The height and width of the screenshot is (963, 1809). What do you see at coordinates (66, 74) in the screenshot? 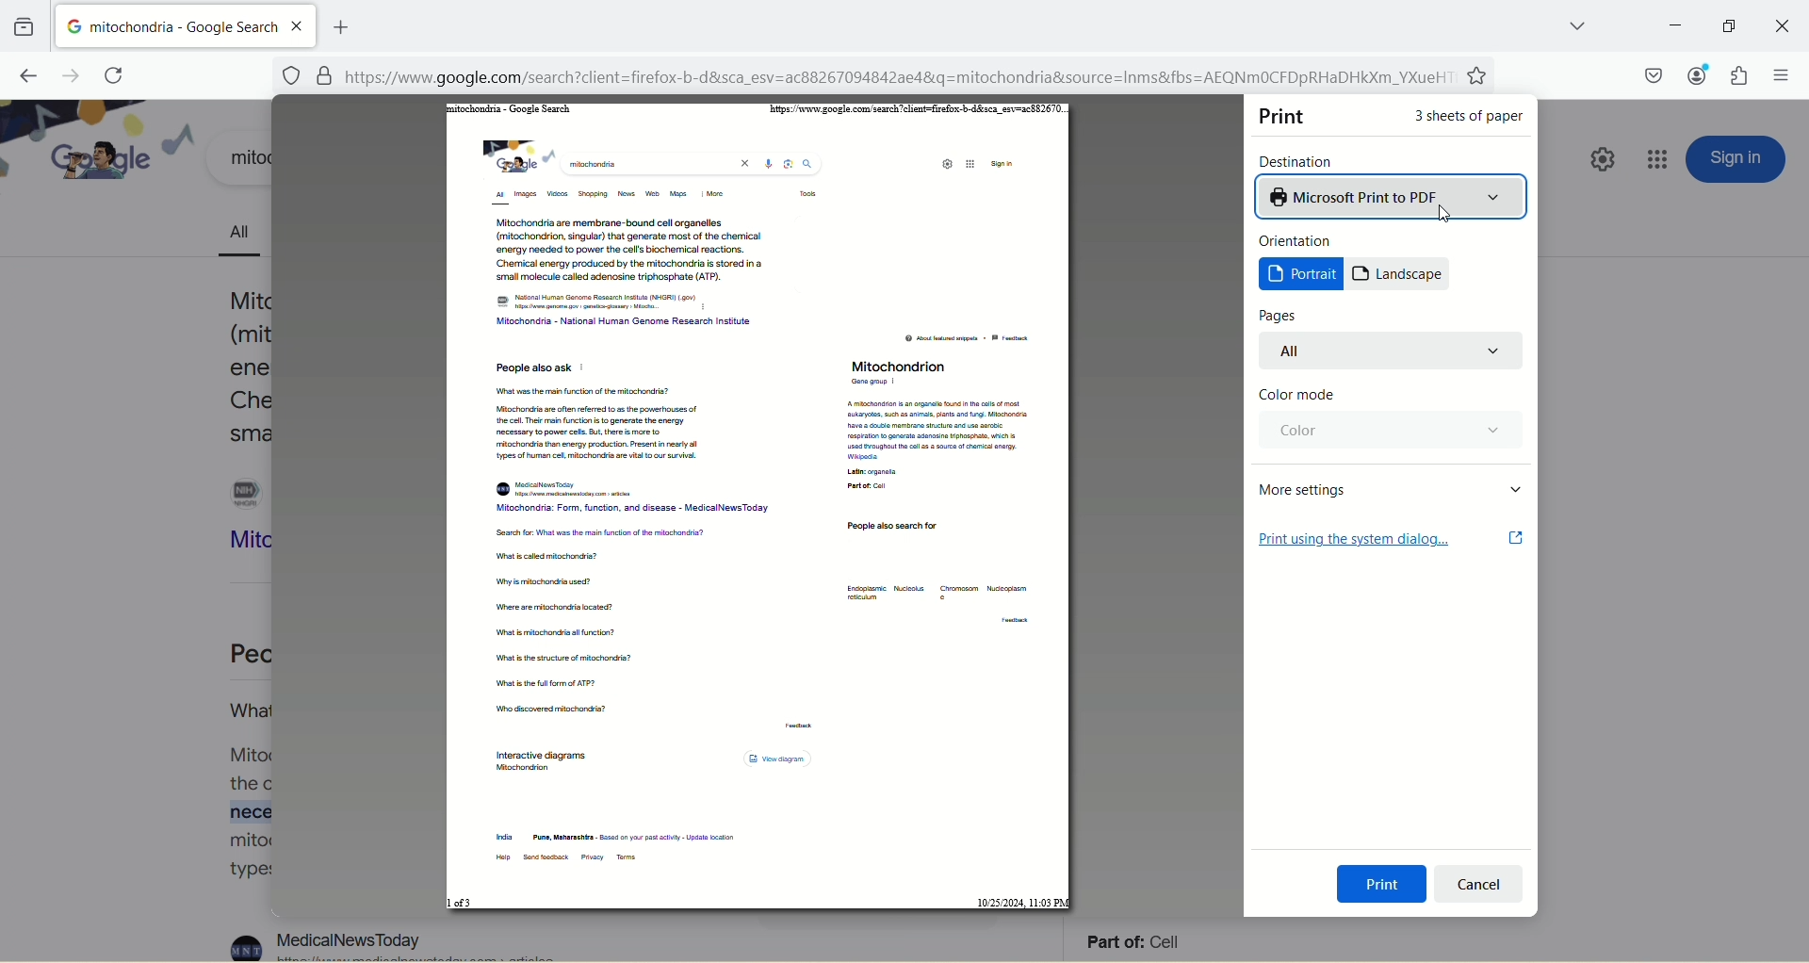
I see `go forward one page` at bounding box center [66, 74].